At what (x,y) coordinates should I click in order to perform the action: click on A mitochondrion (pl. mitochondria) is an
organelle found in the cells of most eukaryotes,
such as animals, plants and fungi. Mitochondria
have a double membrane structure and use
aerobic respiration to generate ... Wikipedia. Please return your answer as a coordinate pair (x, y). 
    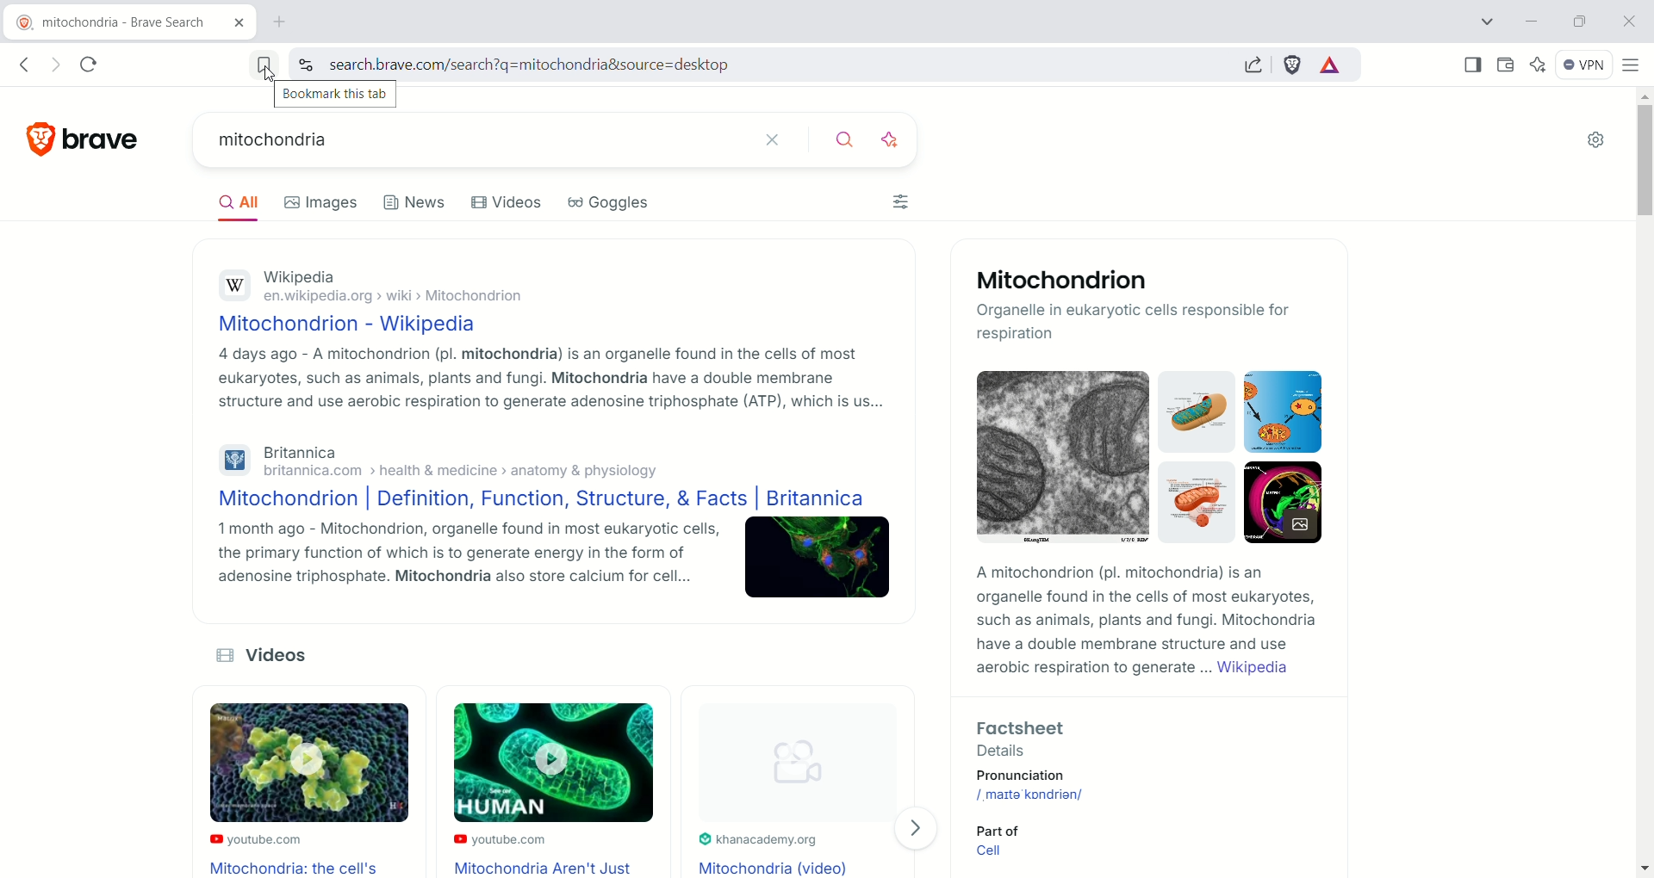
    Looking at the image, I should click on (1141, 622).